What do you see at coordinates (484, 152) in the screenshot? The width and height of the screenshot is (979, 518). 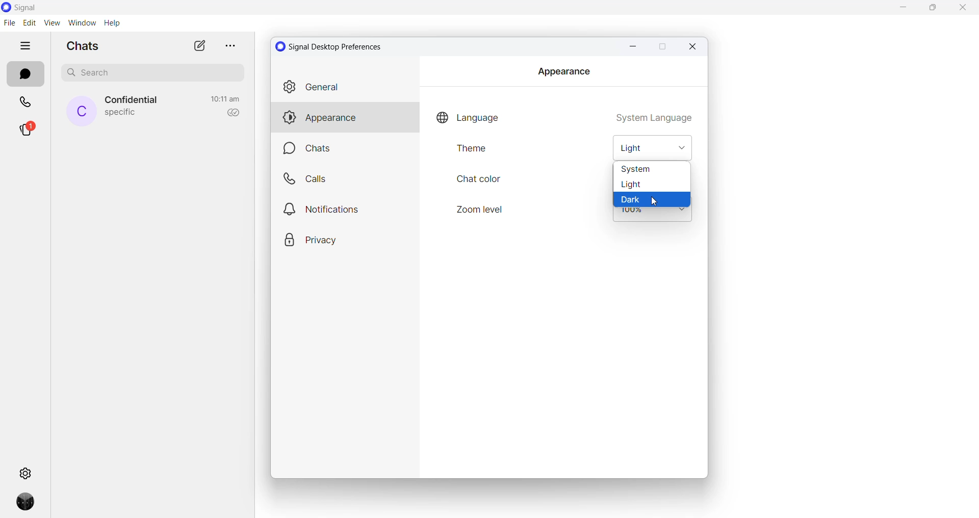 I see `theme` at bounding box center [484, 152].